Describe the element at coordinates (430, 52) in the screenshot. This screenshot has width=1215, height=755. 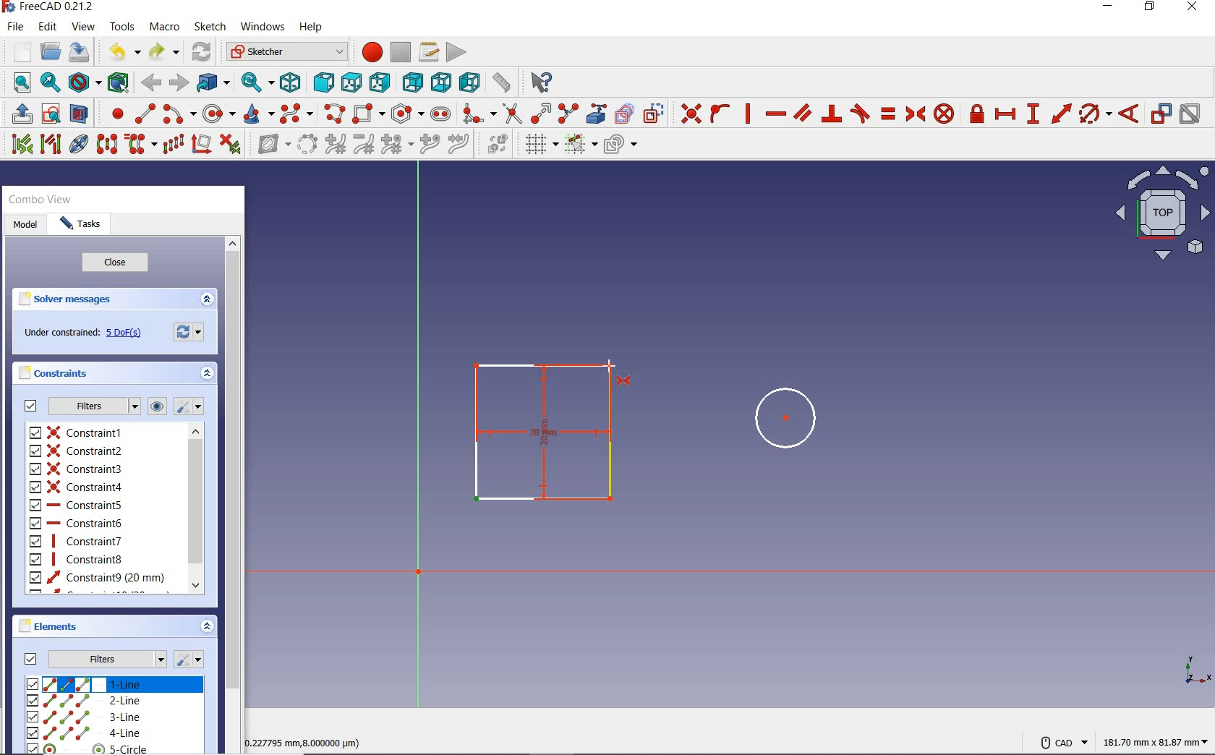
I see `macros` at that location.